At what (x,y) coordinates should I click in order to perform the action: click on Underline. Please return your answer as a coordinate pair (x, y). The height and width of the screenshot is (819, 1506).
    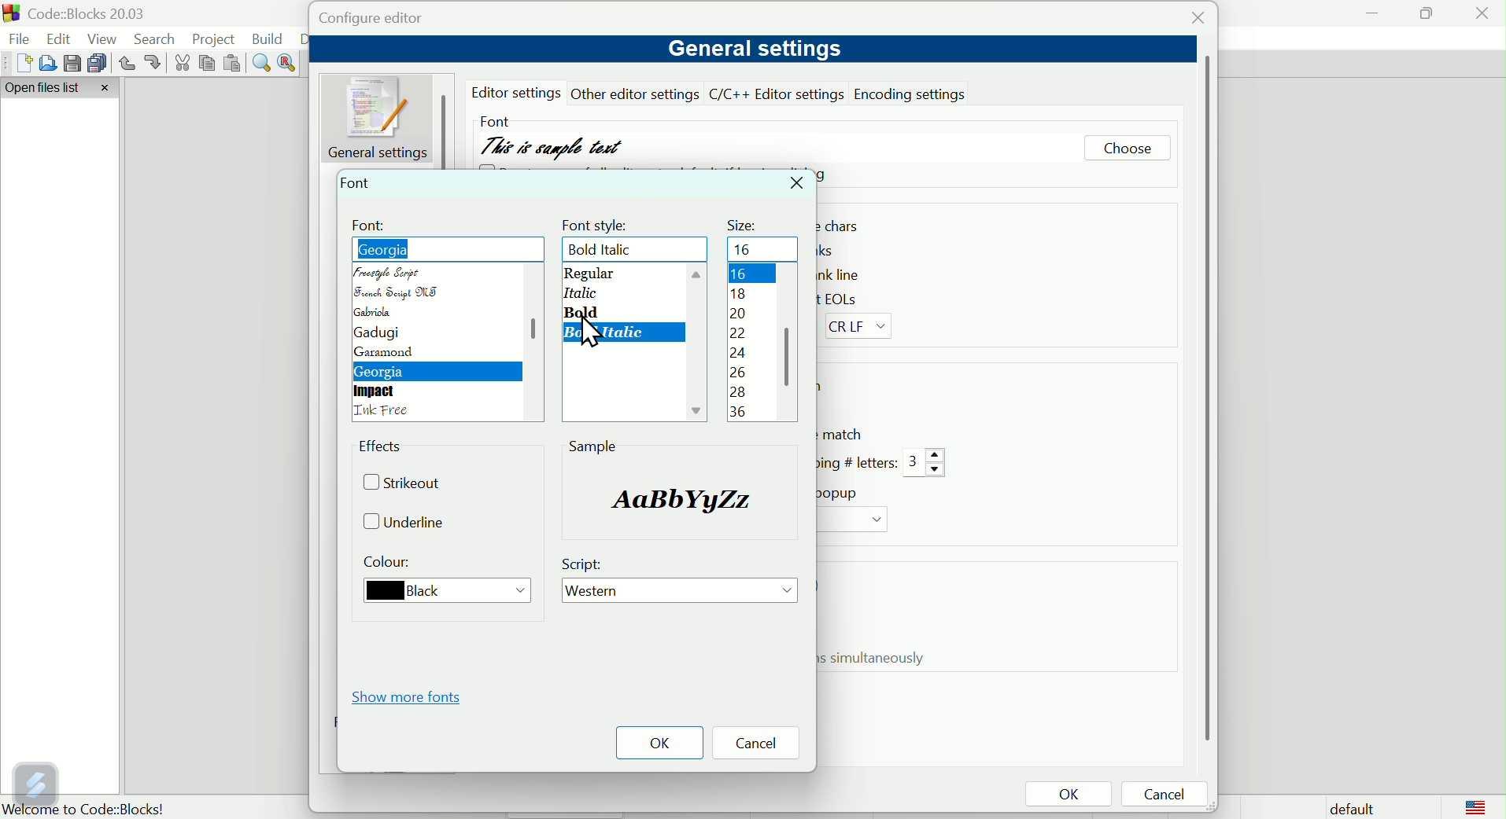
    Looking at the image, I should click on (411, 523).